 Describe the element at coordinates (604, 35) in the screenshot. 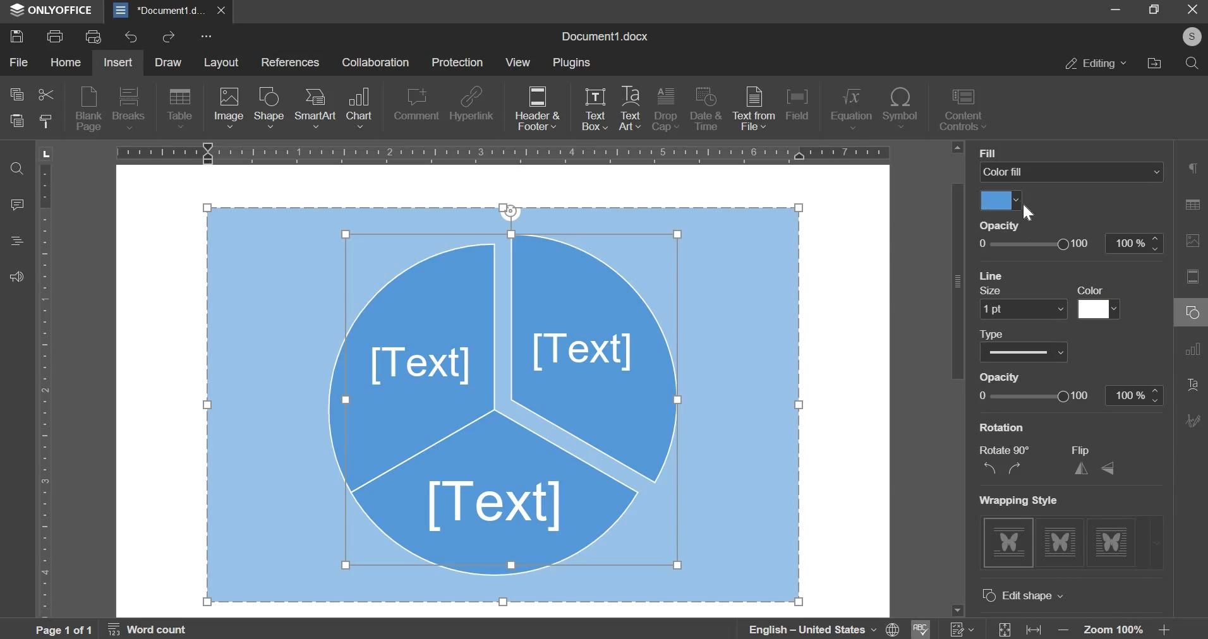

I see `Document1.docx` at that location.